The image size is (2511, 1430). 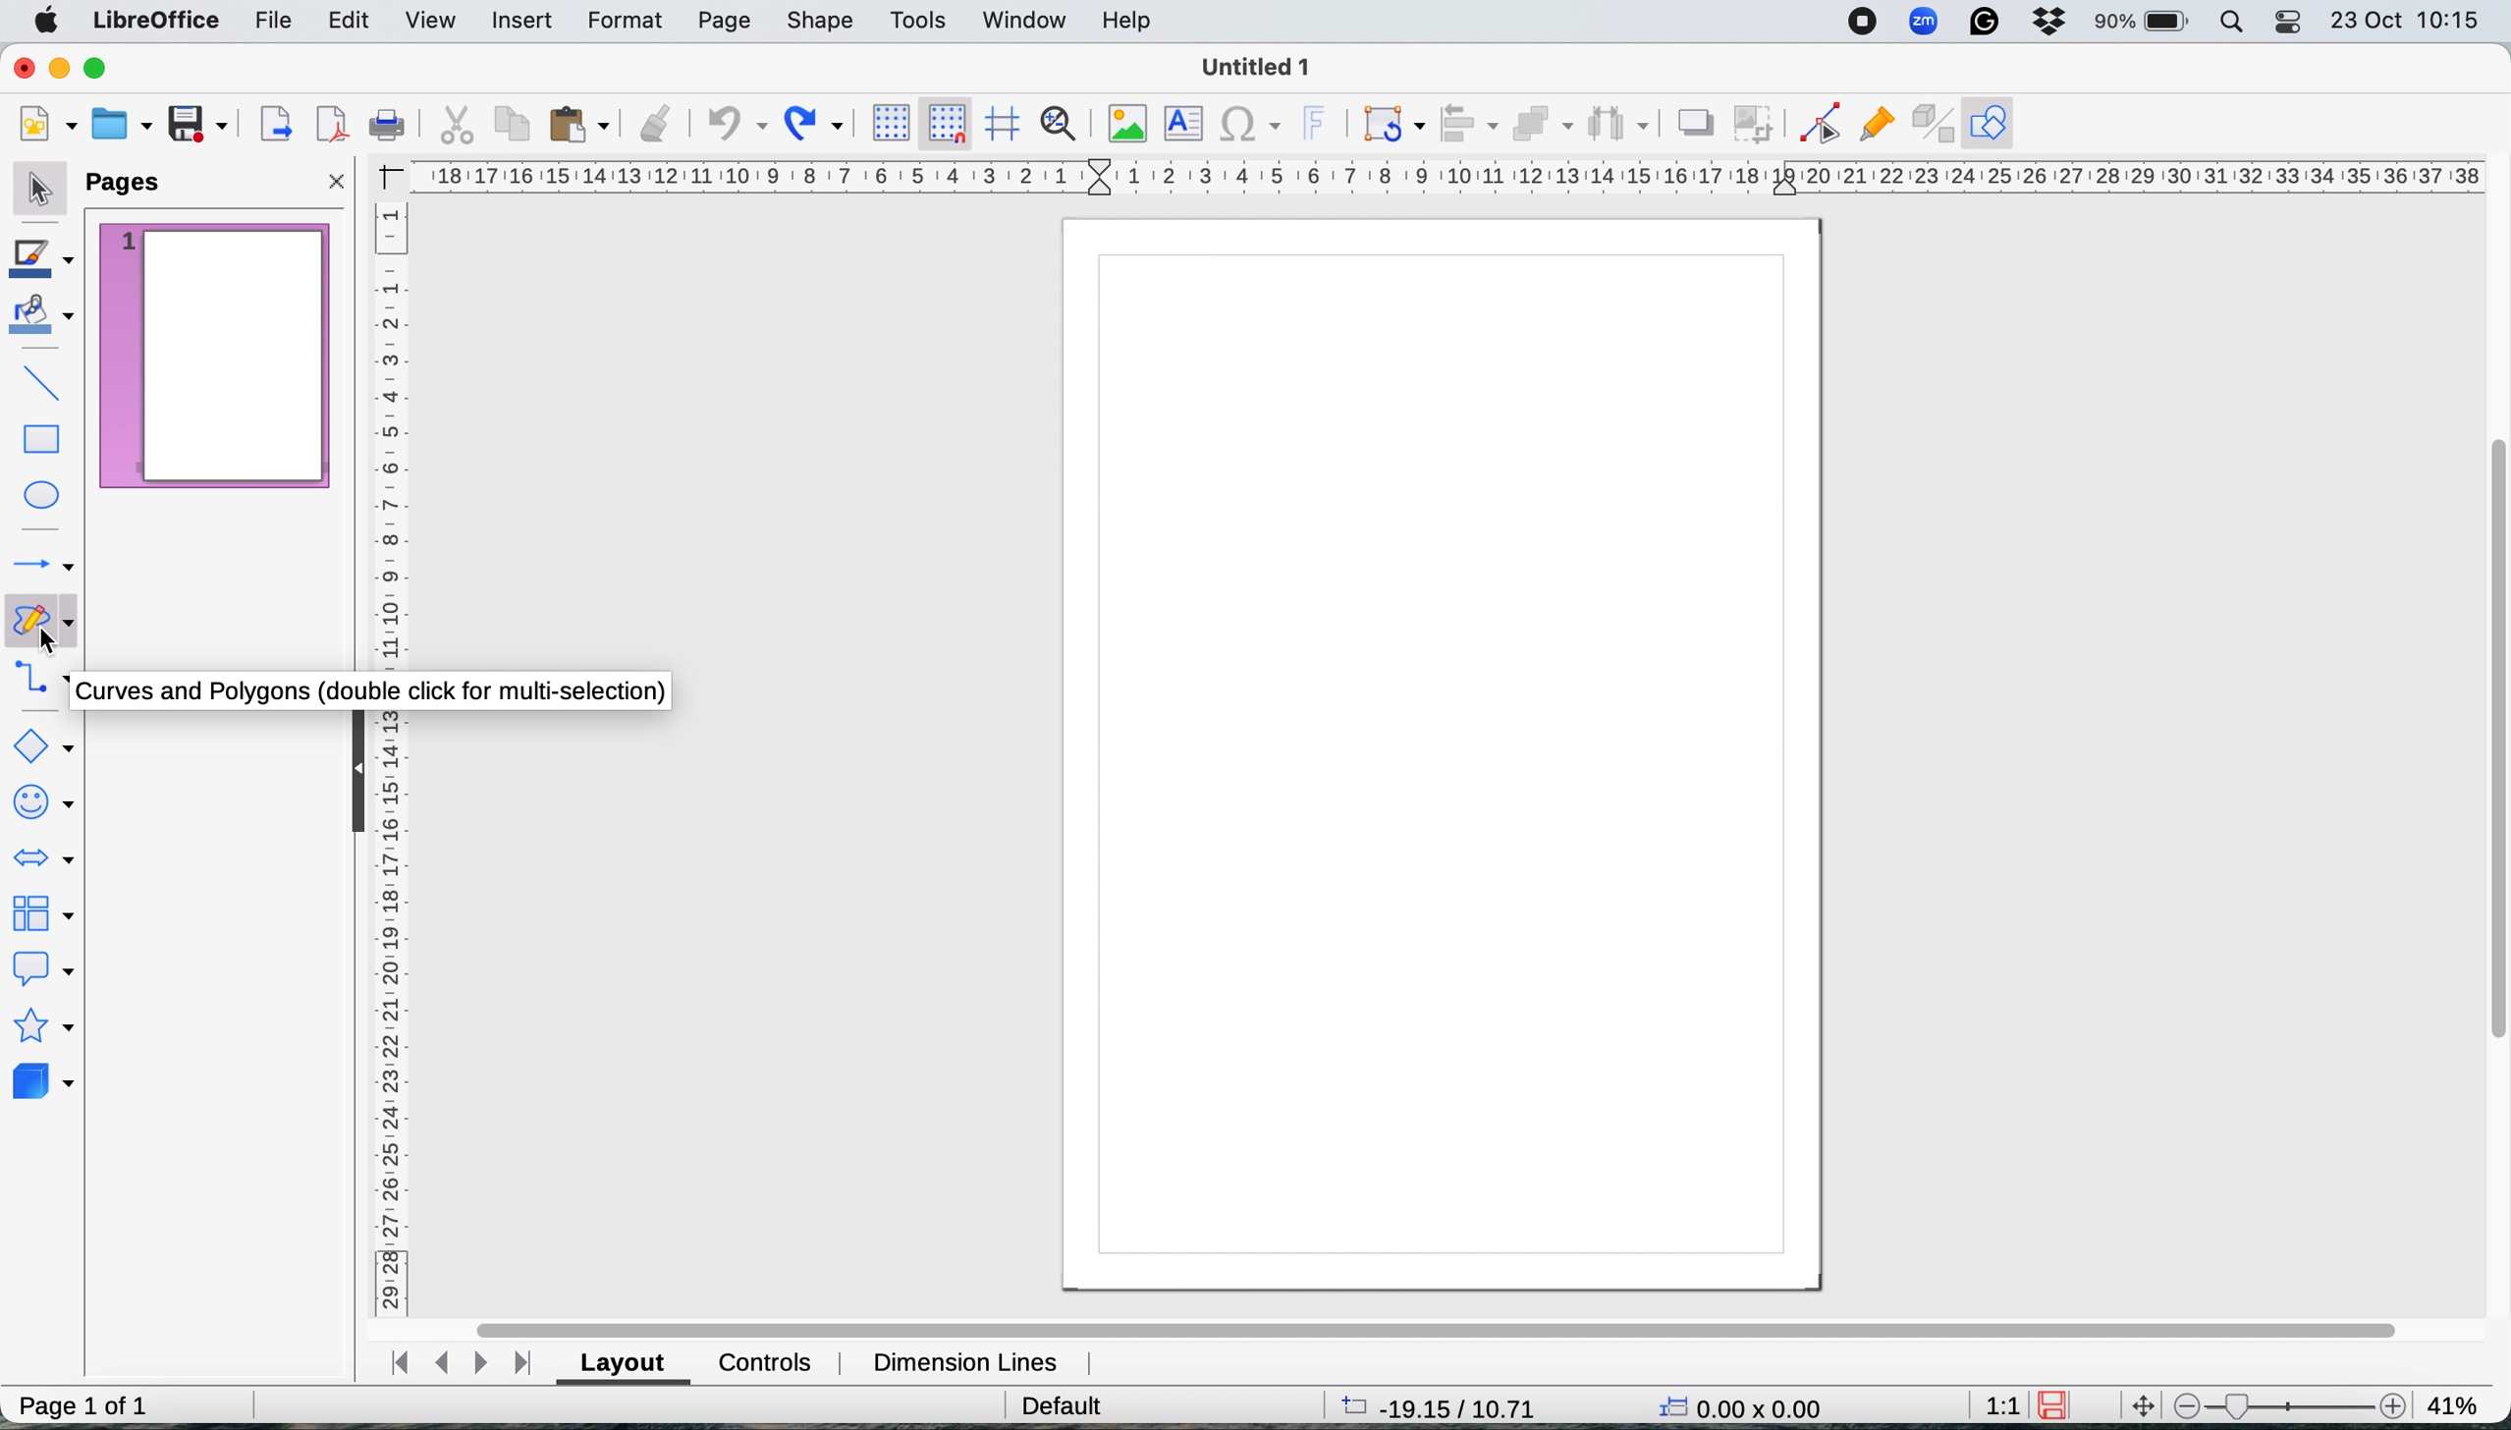 I want to click on date and time, so click(x=2406, y=22).